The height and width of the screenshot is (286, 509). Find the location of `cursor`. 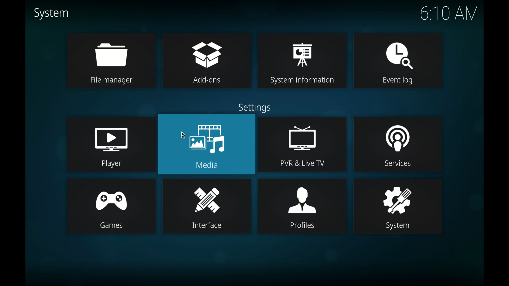

cursor is located at coordinates (183, 135).